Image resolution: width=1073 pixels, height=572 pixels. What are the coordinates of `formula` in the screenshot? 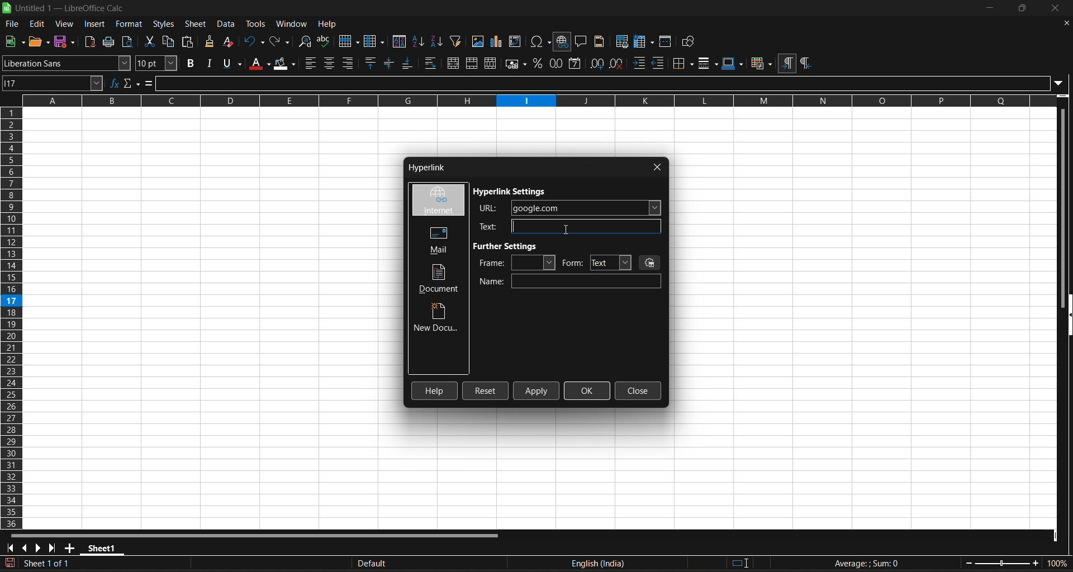 It's located at (149, 83).